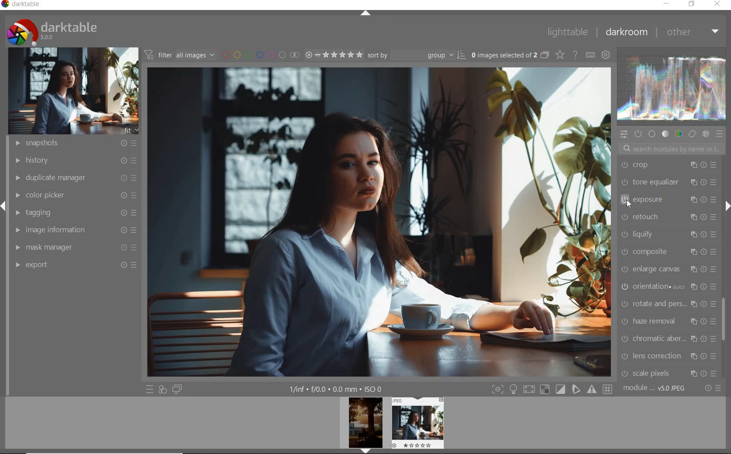 The height and width of the screenshot is (454, 731). What do you see at coordinates (668, 216) in the screenshot?
I see `RETOUCH` at bounding box center [668, 216].